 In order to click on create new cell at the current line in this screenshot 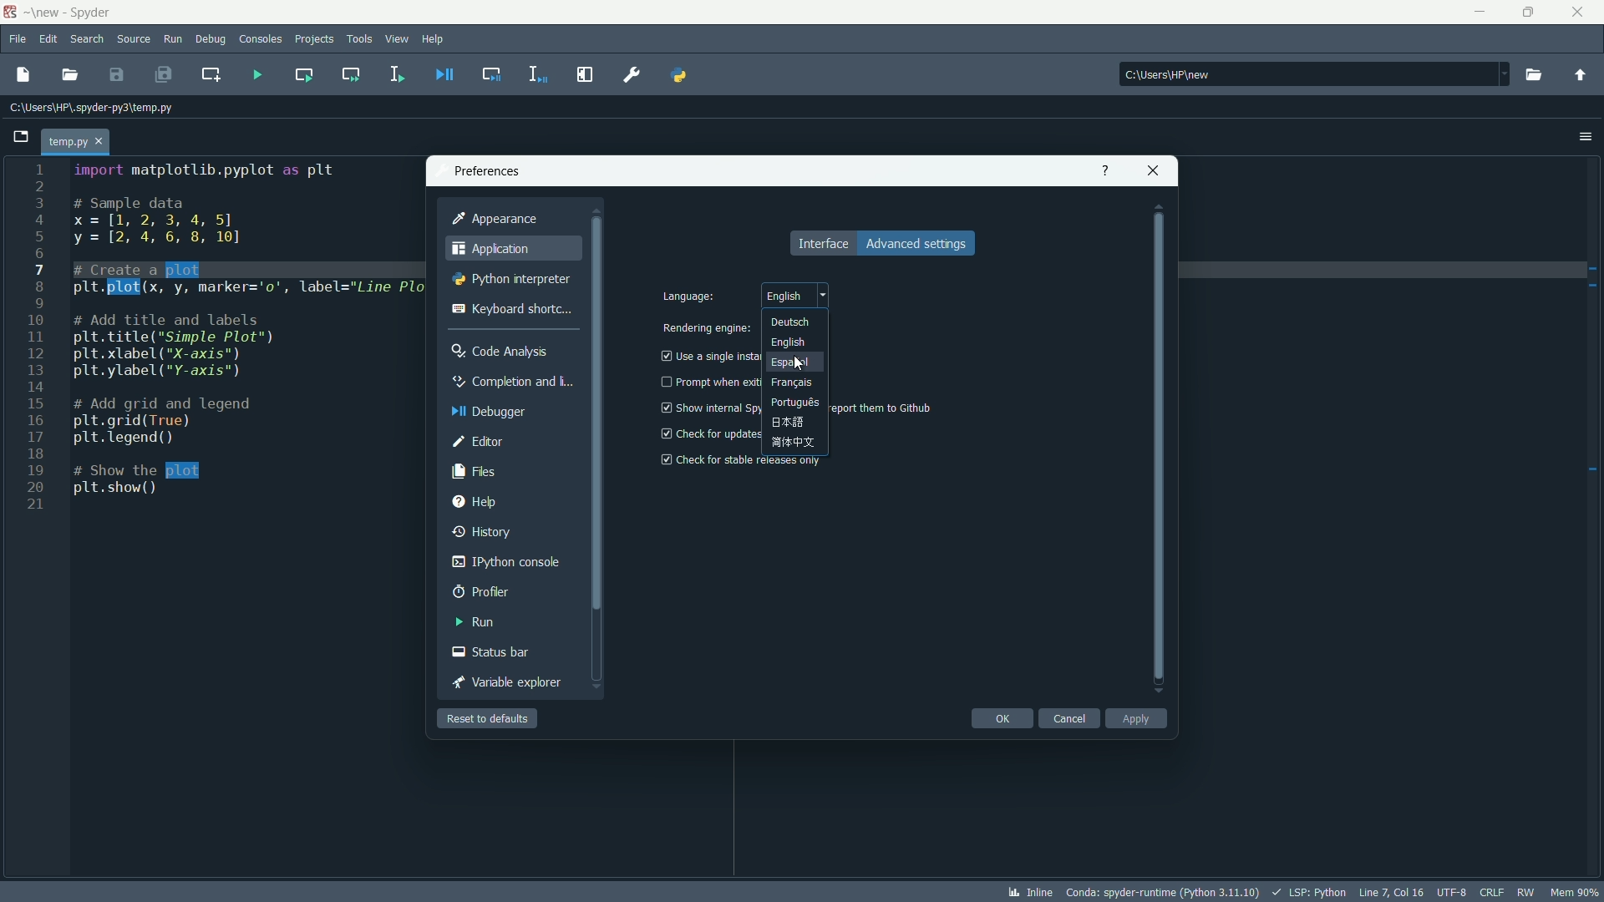, I will do `click(210, 73)`.